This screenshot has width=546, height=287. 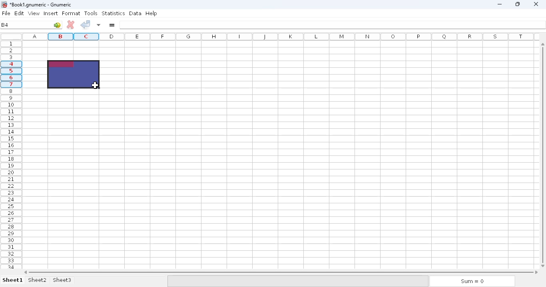 What do you see at coordinates (95, 85) in the screenshot?
I see `mouse up` at bounding box center [95, 85].